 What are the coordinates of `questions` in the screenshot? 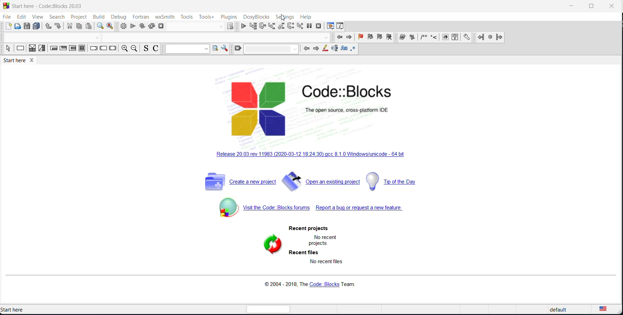 It's located at (454, 38).